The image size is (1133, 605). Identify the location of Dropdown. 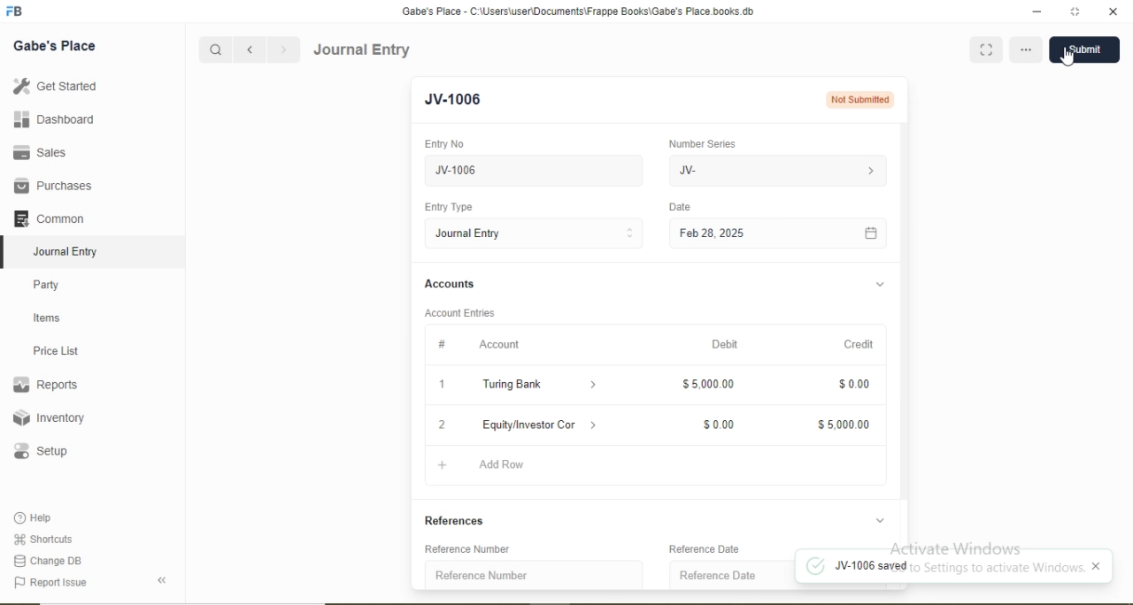
(880, 520).